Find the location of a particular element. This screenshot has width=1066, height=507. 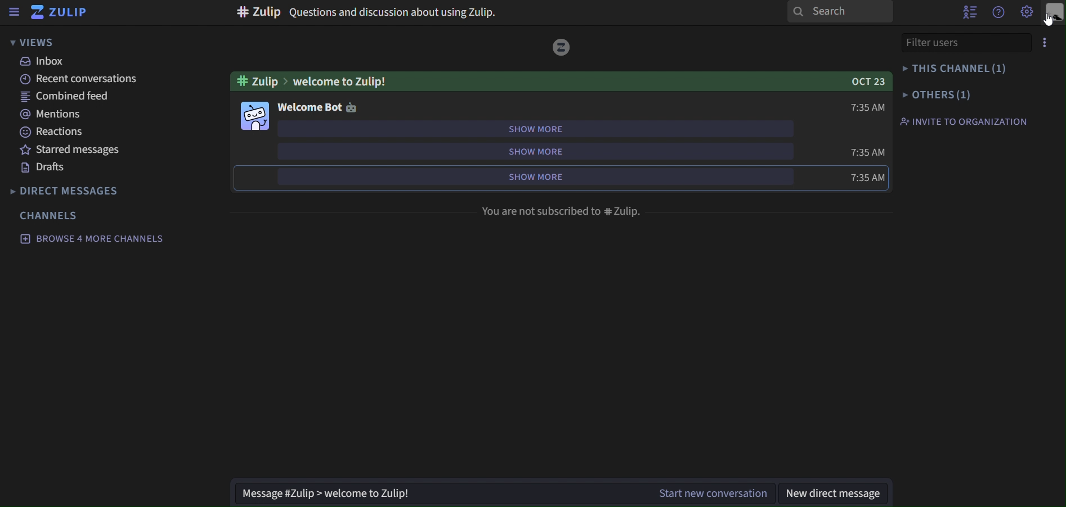

options is located at coordinates (1051, 42).